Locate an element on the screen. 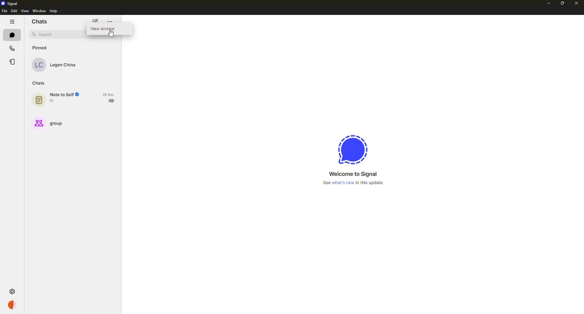 The width and height of the screenshot is (584, 314). contact is located at coordinates (56, 65).